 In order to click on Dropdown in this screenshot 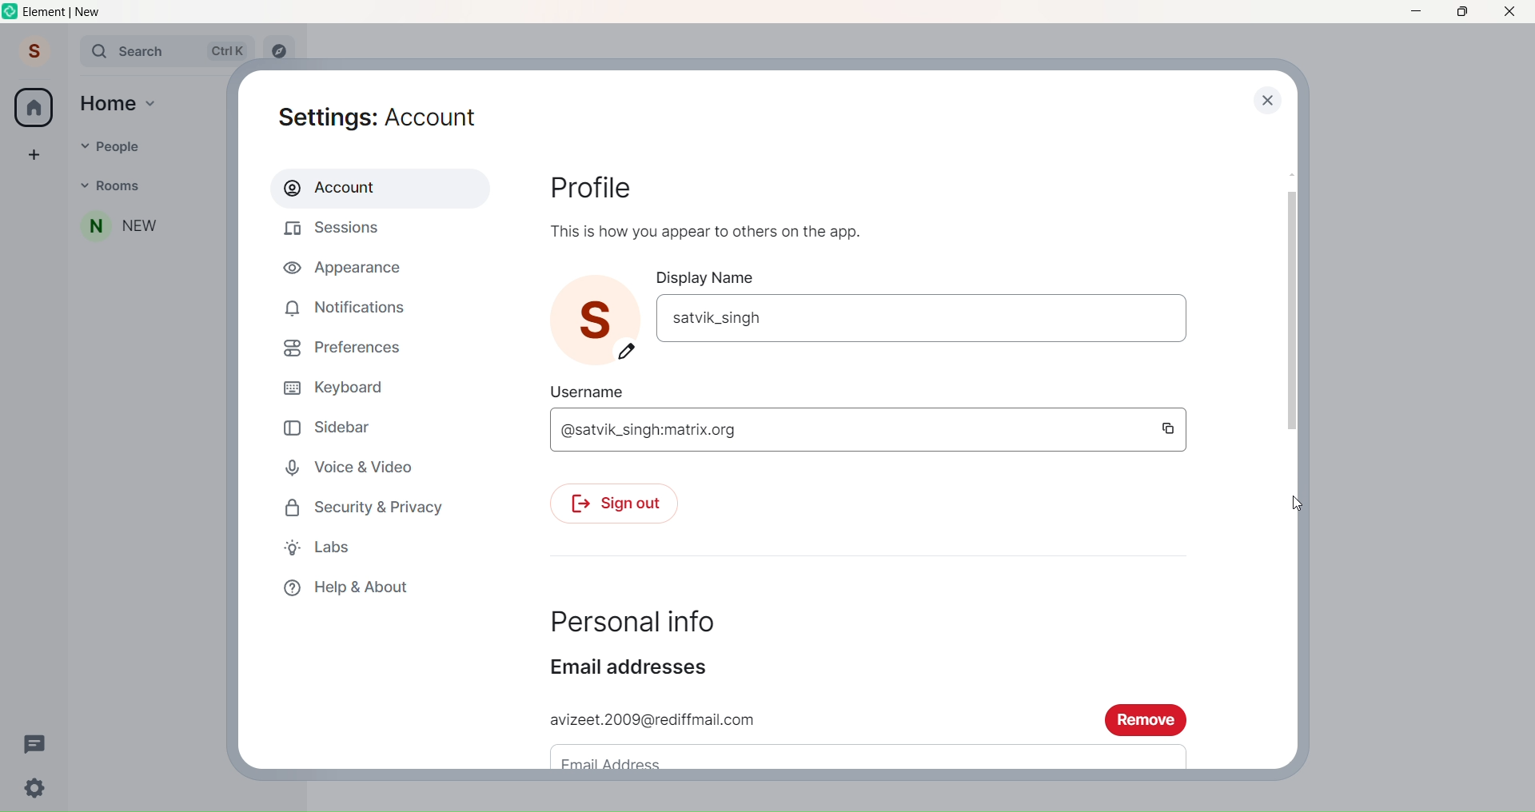, I will do `click(83, 184)`.